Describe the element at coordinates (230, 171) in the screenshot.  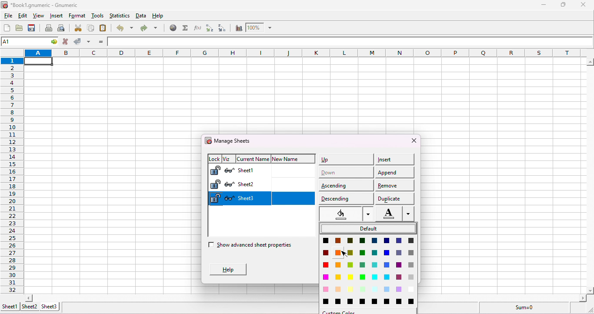
I see `Hide sheet 1` at that location.